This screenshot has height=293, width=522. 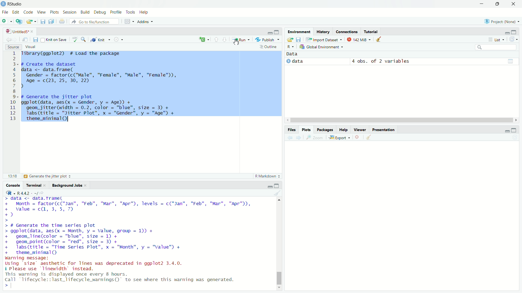 What do you see at coordinates (32, 47) in the screenshot?
I see `visual` at bounding box center [32, 47].